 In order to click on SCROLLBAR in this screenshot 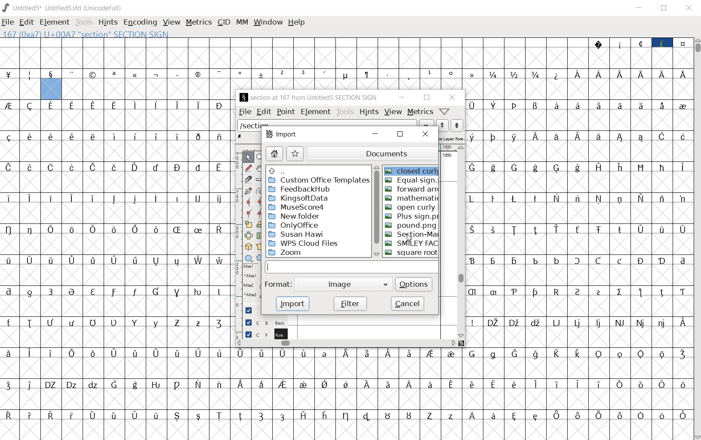, I will do `click(697, 239)`.